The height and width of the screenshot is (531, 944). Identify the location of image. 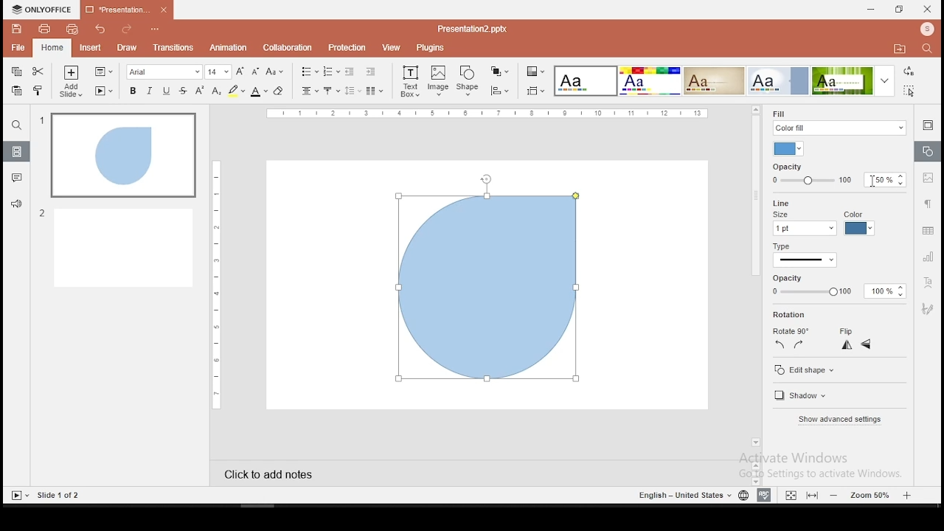
(439, 81).